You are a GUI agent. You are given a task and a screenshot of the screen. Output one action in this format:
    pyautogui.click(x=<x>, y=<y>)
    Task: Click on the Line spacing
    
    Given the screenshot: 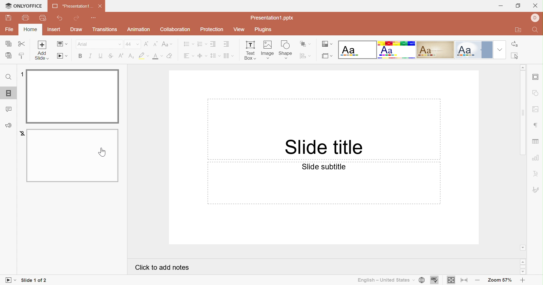 What is the action you would take?
    pyautogui.click(x=215, y=56)
    